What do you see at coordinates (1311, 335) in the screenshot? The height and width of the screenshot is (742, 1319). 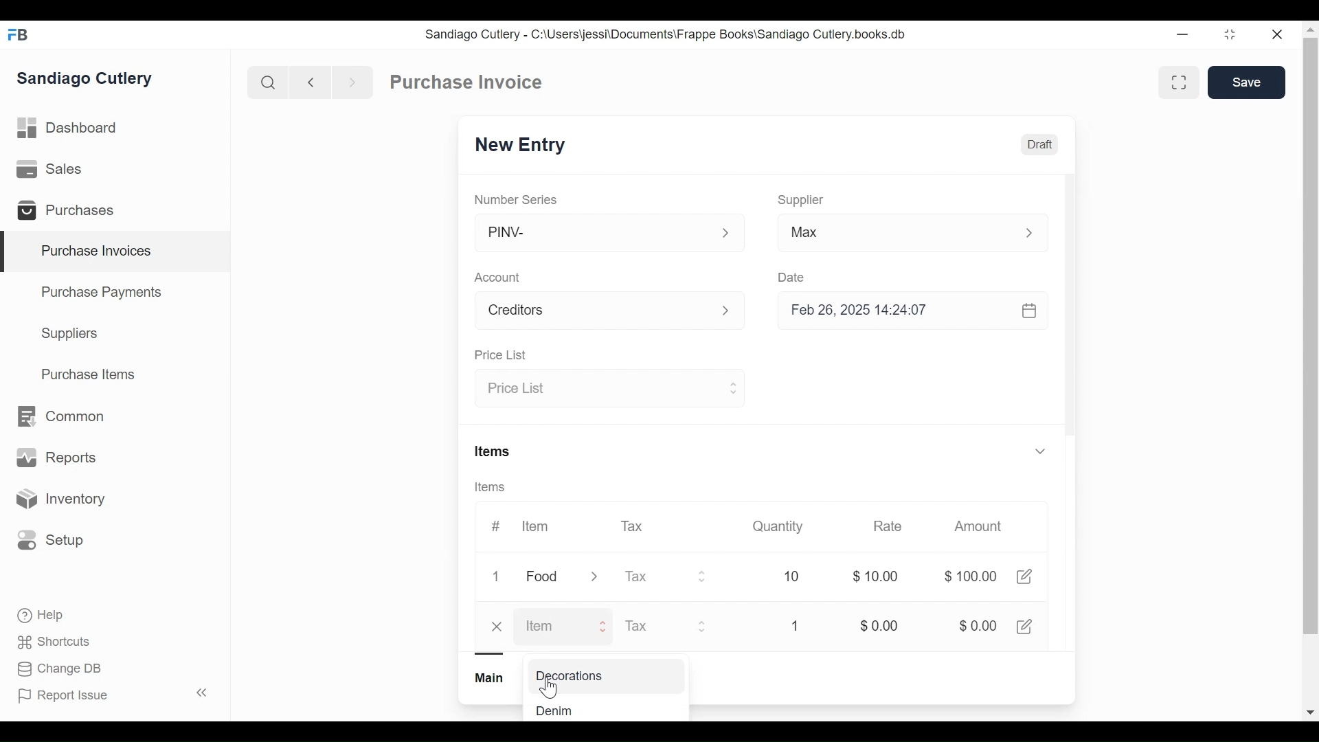 I see `Vertical Scroll bar` at bounding box center [1311, 335].